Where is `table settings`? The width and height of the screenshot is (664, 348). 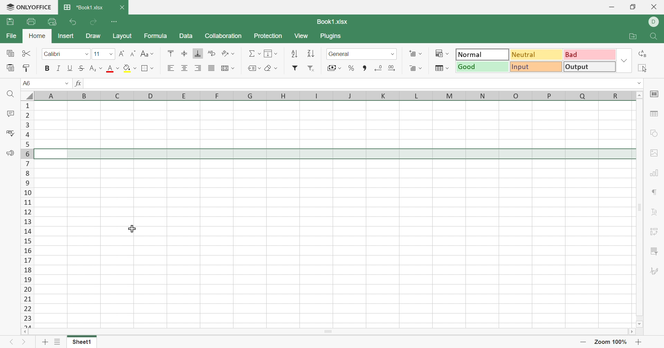
table settings is located at coordinates (654, 114).